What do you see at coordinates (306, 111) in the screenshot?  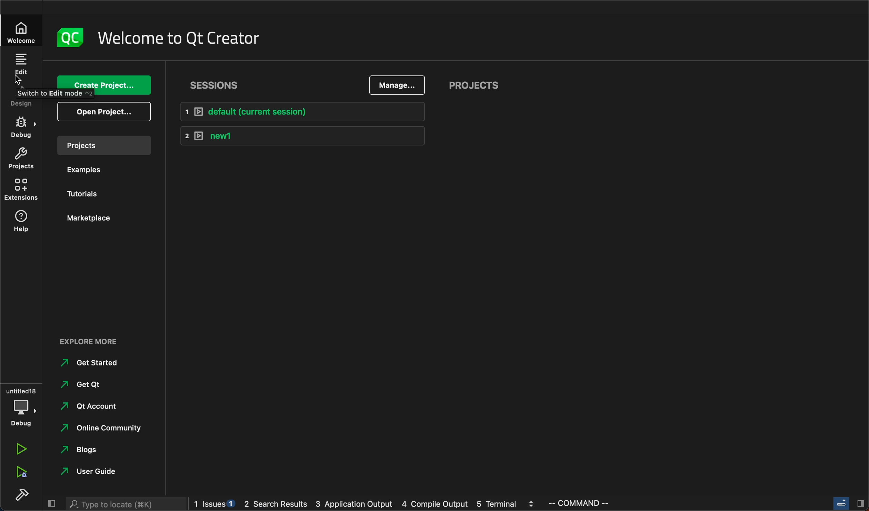 I see `default` at bounding box center [306, 111].